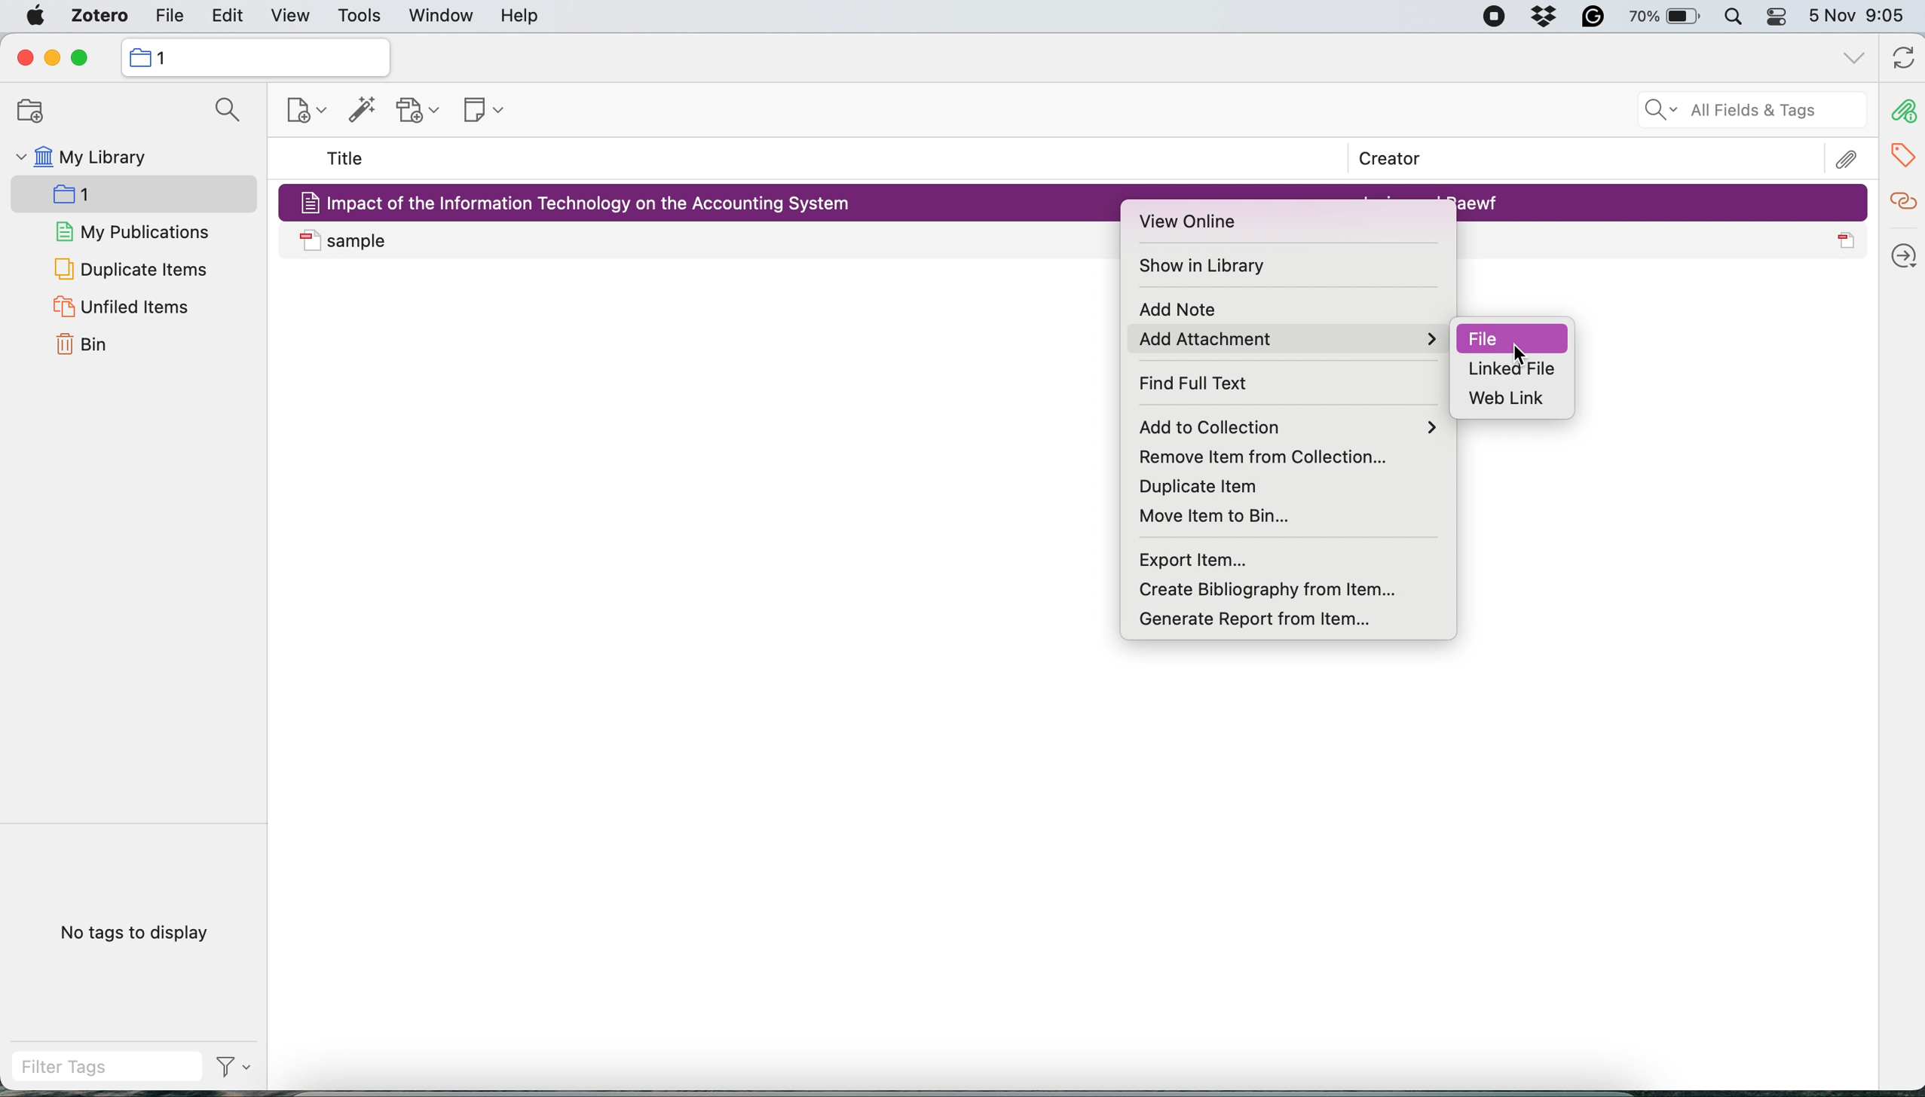 This screenshot has width=1925, height=1097. What do you see at coordinates (1278, 455) in the screenshot?
I see `remove item from collection` at bounding box center [1278, 455].